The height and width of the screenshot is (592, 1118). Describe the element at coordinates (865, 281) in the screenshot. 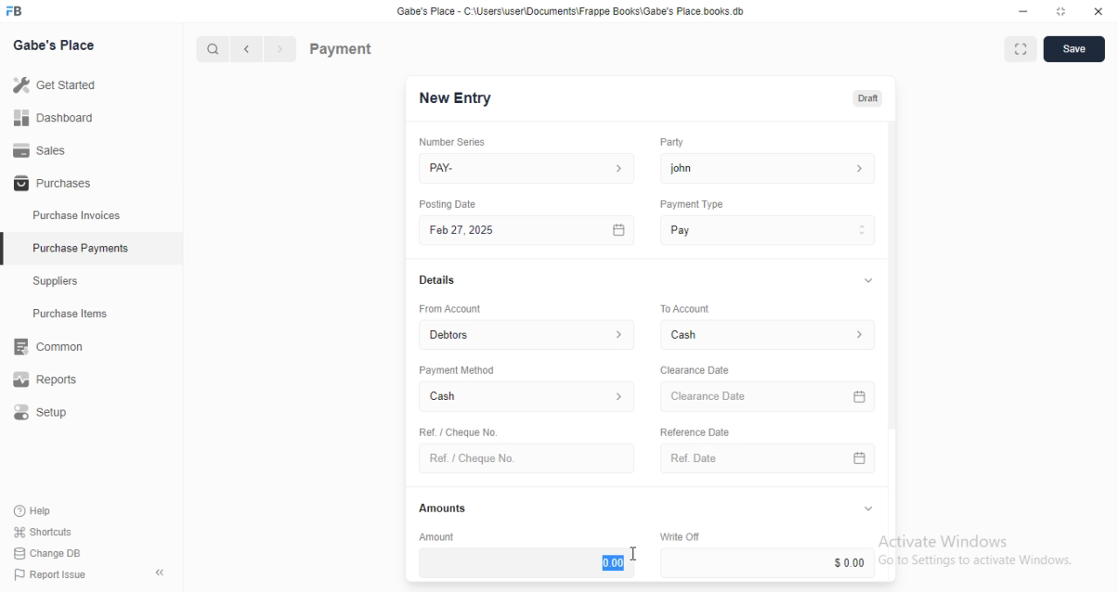

I see `expand/collapse` at that location.